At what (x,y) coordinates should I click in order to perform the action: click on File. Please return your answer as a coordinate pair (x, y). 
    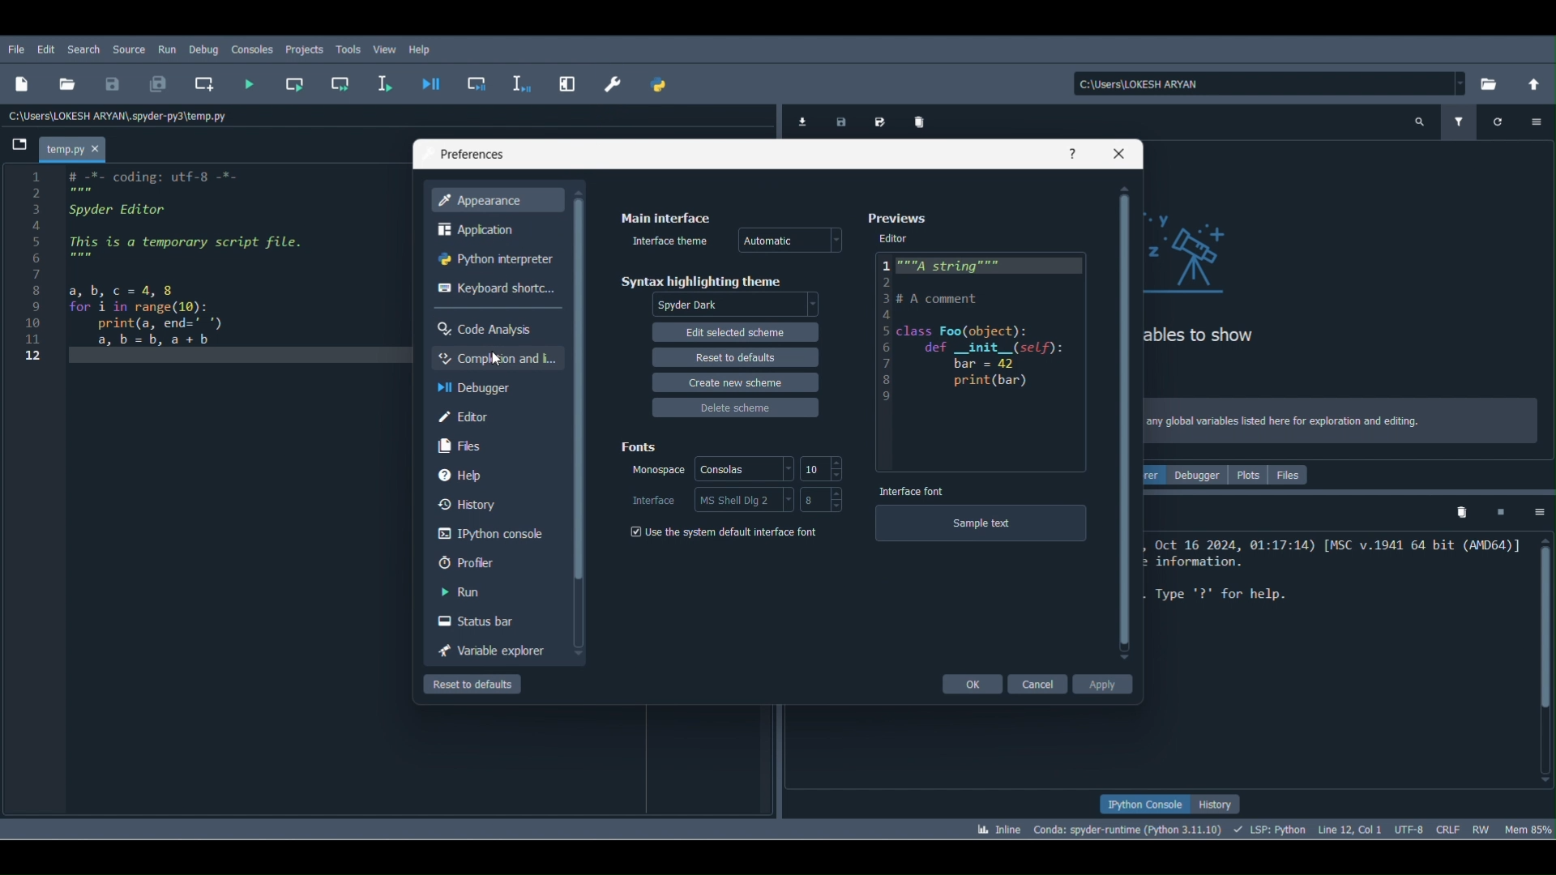
    Looking at the image, I should click on (18, 50).